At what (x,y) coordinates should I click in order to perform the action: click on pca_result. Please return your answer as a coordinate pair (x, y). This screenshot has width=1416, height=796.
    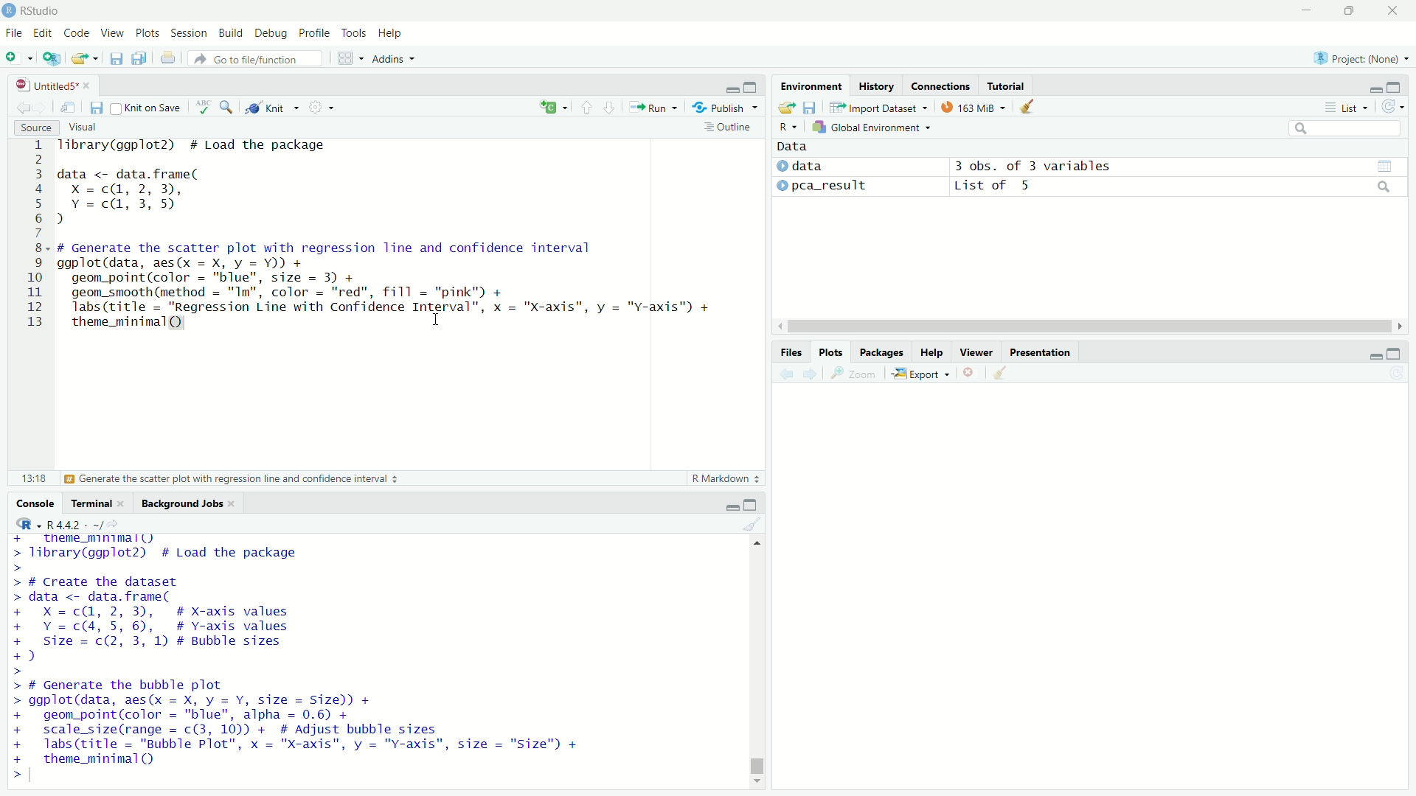
    Looking at the image, I should click on (831, 186).